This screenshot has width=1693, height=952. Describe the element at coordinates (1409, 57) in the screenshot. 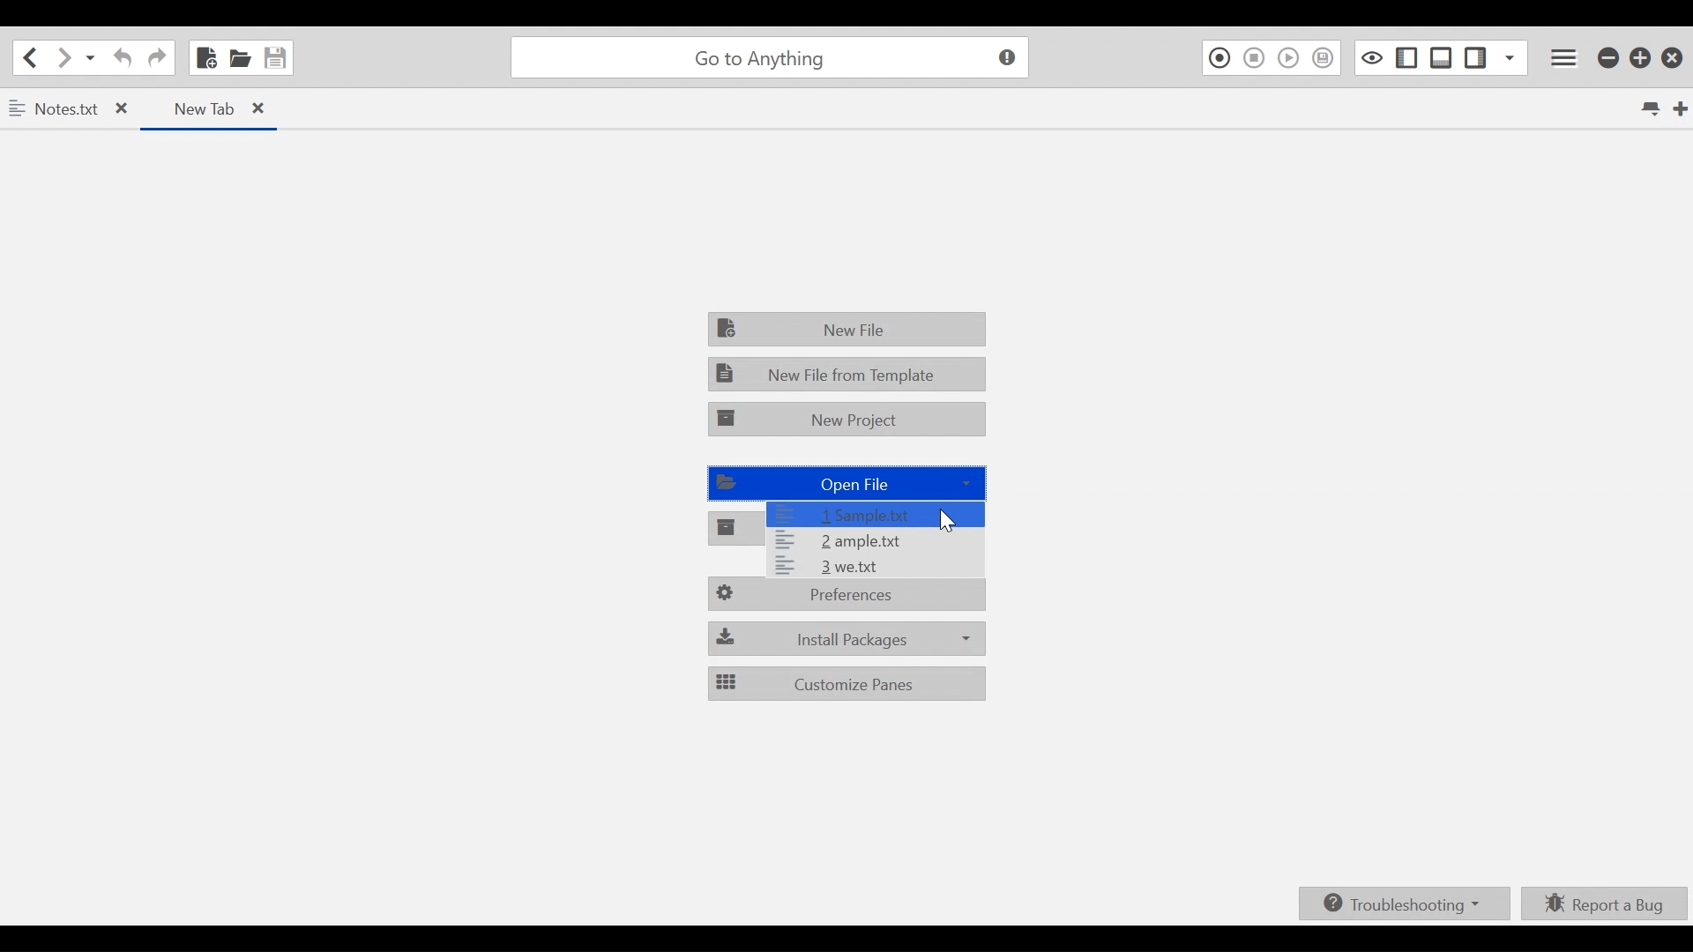

I see `Show/Hide Left Pane` at that location.